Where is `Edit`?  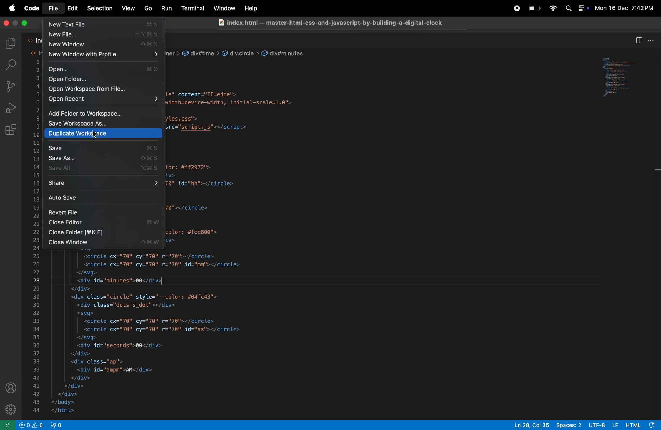 Edit is located at coordinates (73, 9).